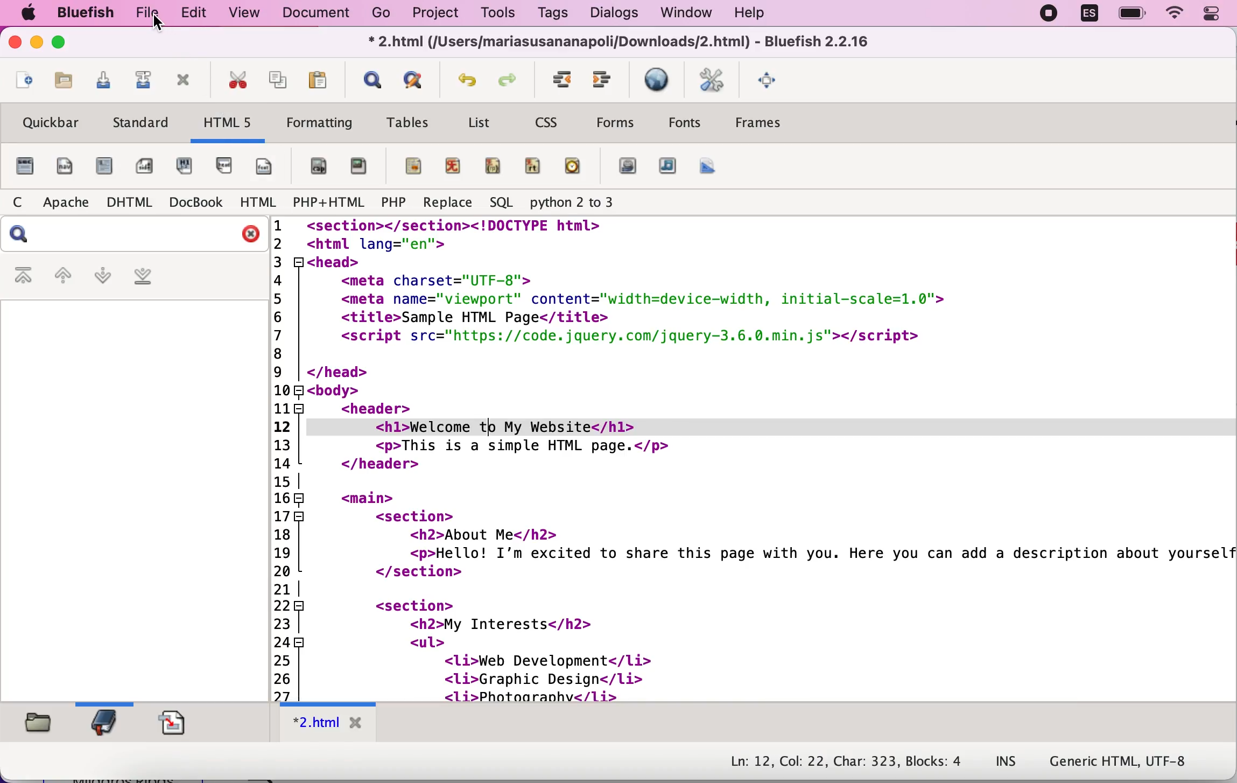 This screenshot has height=783, width=1237. I want to click on ins, so click(1009, 758).